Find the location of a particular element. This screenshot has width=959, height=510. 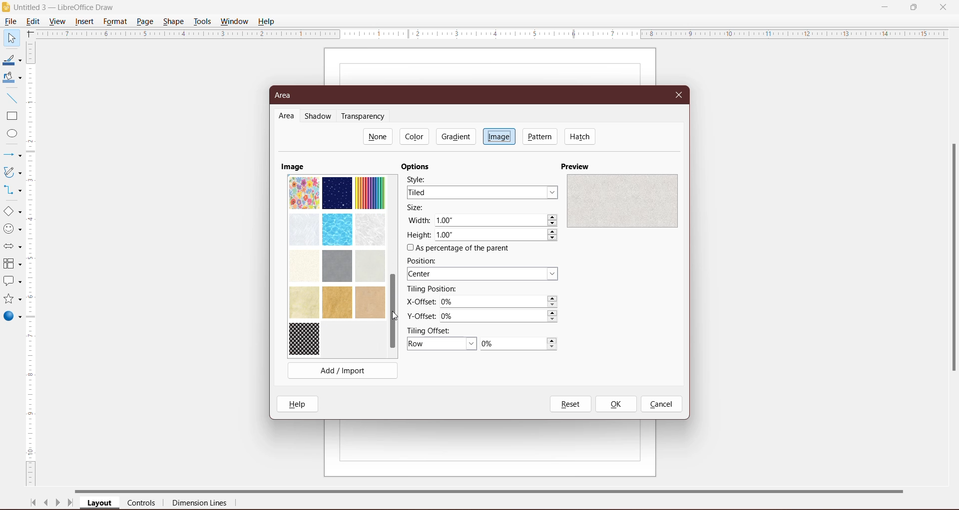

X-Offset is located at coordinates (419, 301).